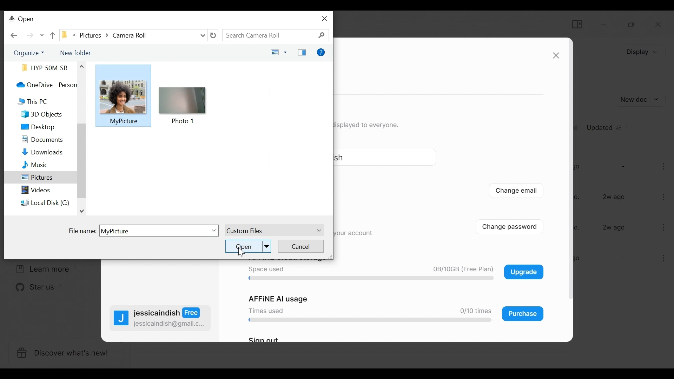 The image size is (674, 379). I want to click on Close, so click(659, 25).